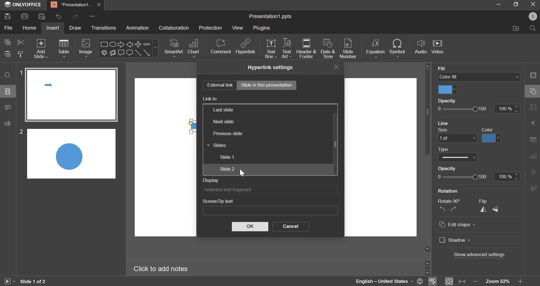 This screenshot has width=540, height=286. Describe the element at coordinates (376, 49) in the screenshot. I see `insert equation` at that location.